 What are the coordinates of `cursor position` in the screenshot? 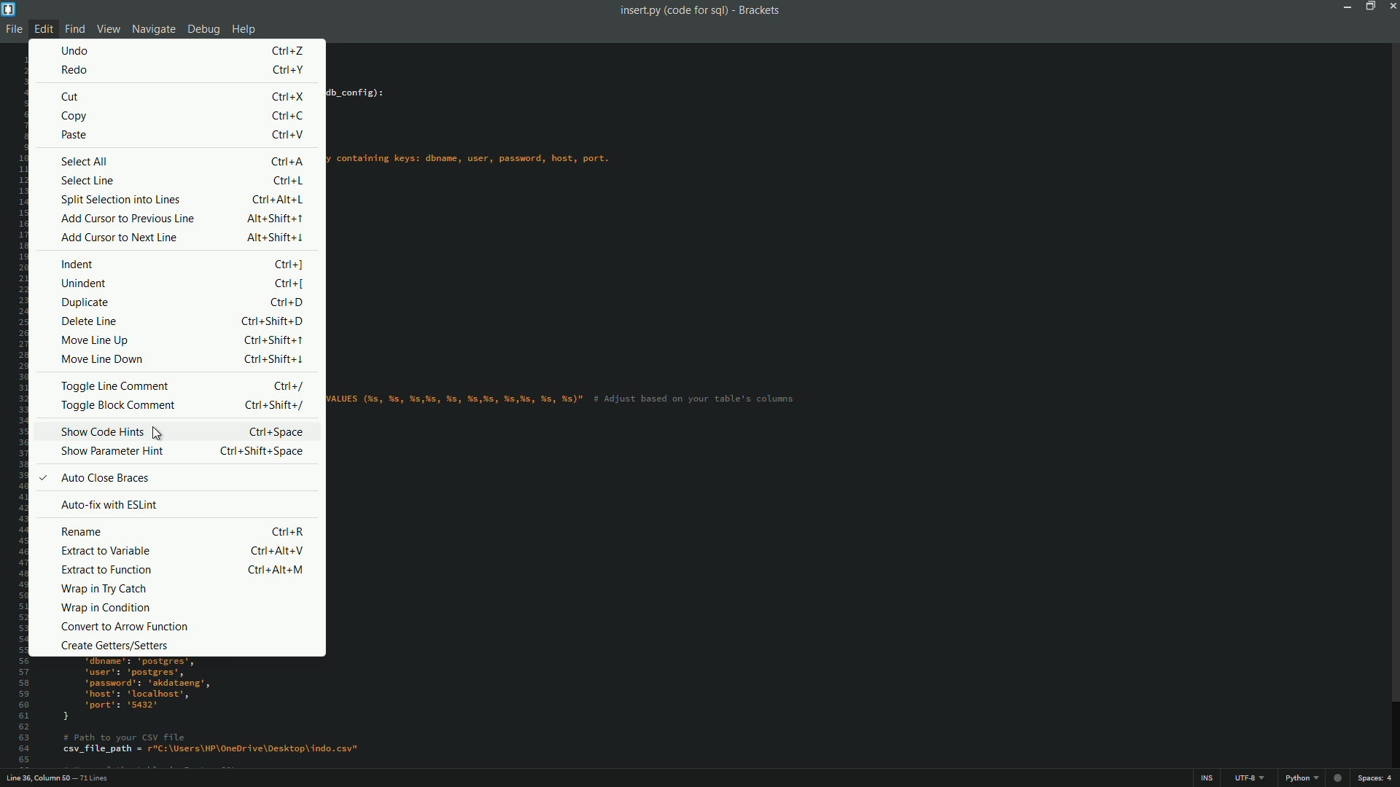 It's located at (38, 778).